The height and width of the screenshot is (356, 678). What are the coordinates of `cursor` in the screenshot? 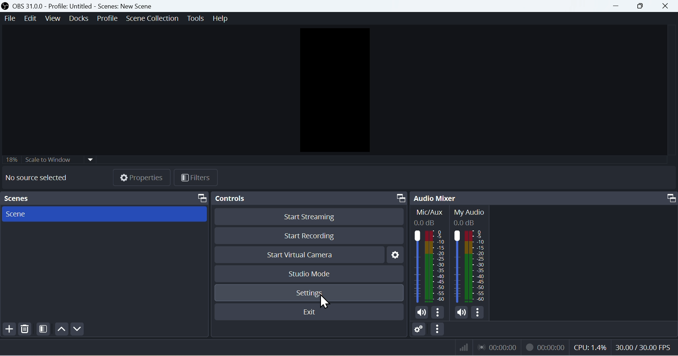 It's located at (325, 303).